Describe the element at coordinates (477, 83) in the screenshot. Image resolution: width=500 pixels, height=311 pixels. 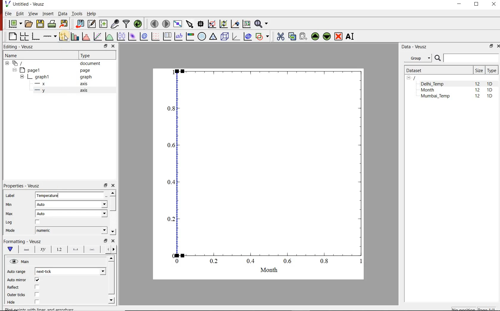
I see `12` at that location.